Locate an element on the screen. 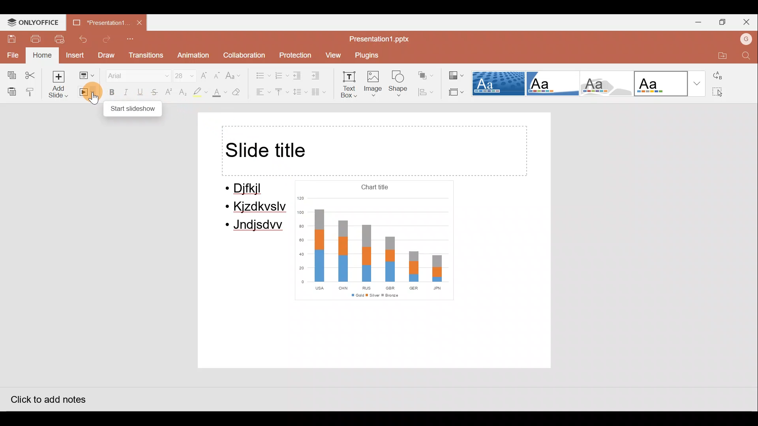  Open file location is located at coordinates (718, 56).